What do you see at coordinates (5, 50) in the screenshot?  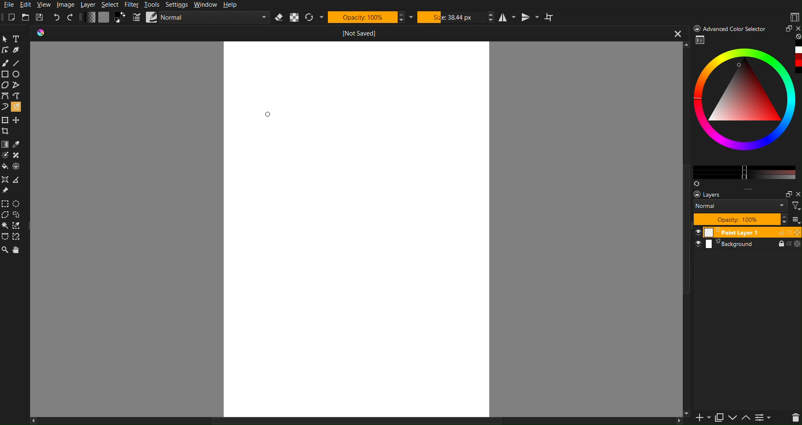 I see `Linework` at bounding box center [5, 50].